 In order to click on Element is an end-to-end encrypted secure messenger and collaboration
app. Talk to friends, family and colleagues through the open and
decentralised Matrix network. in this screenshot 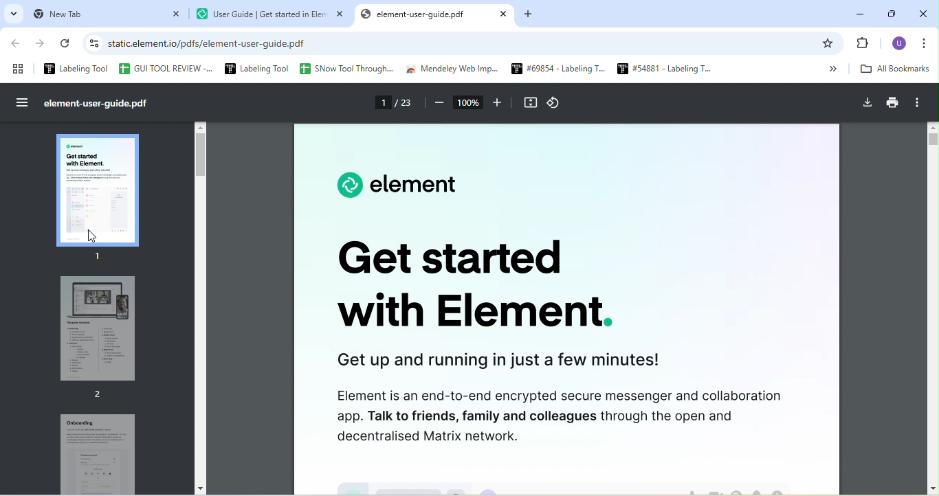, I will do `click(552, 416)`.